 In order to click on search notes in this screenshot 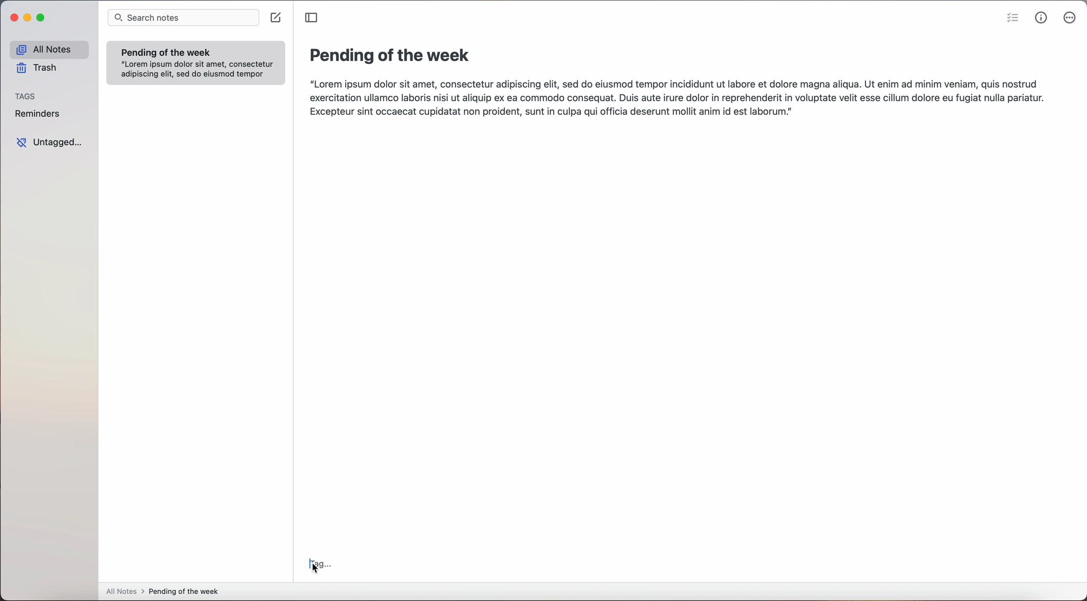, I will do `click(184, 17)`.